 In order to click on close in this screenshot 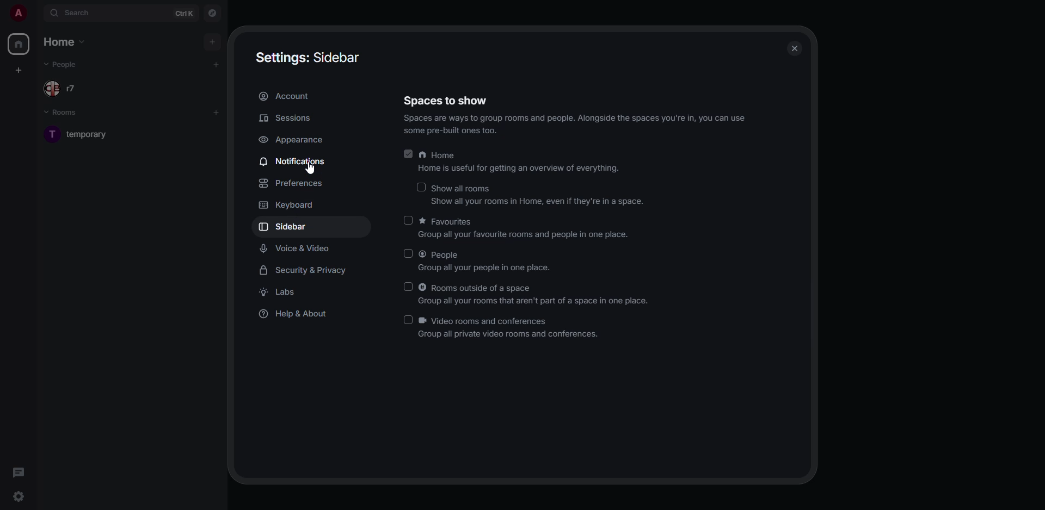, I will do `click(794, 48)`.